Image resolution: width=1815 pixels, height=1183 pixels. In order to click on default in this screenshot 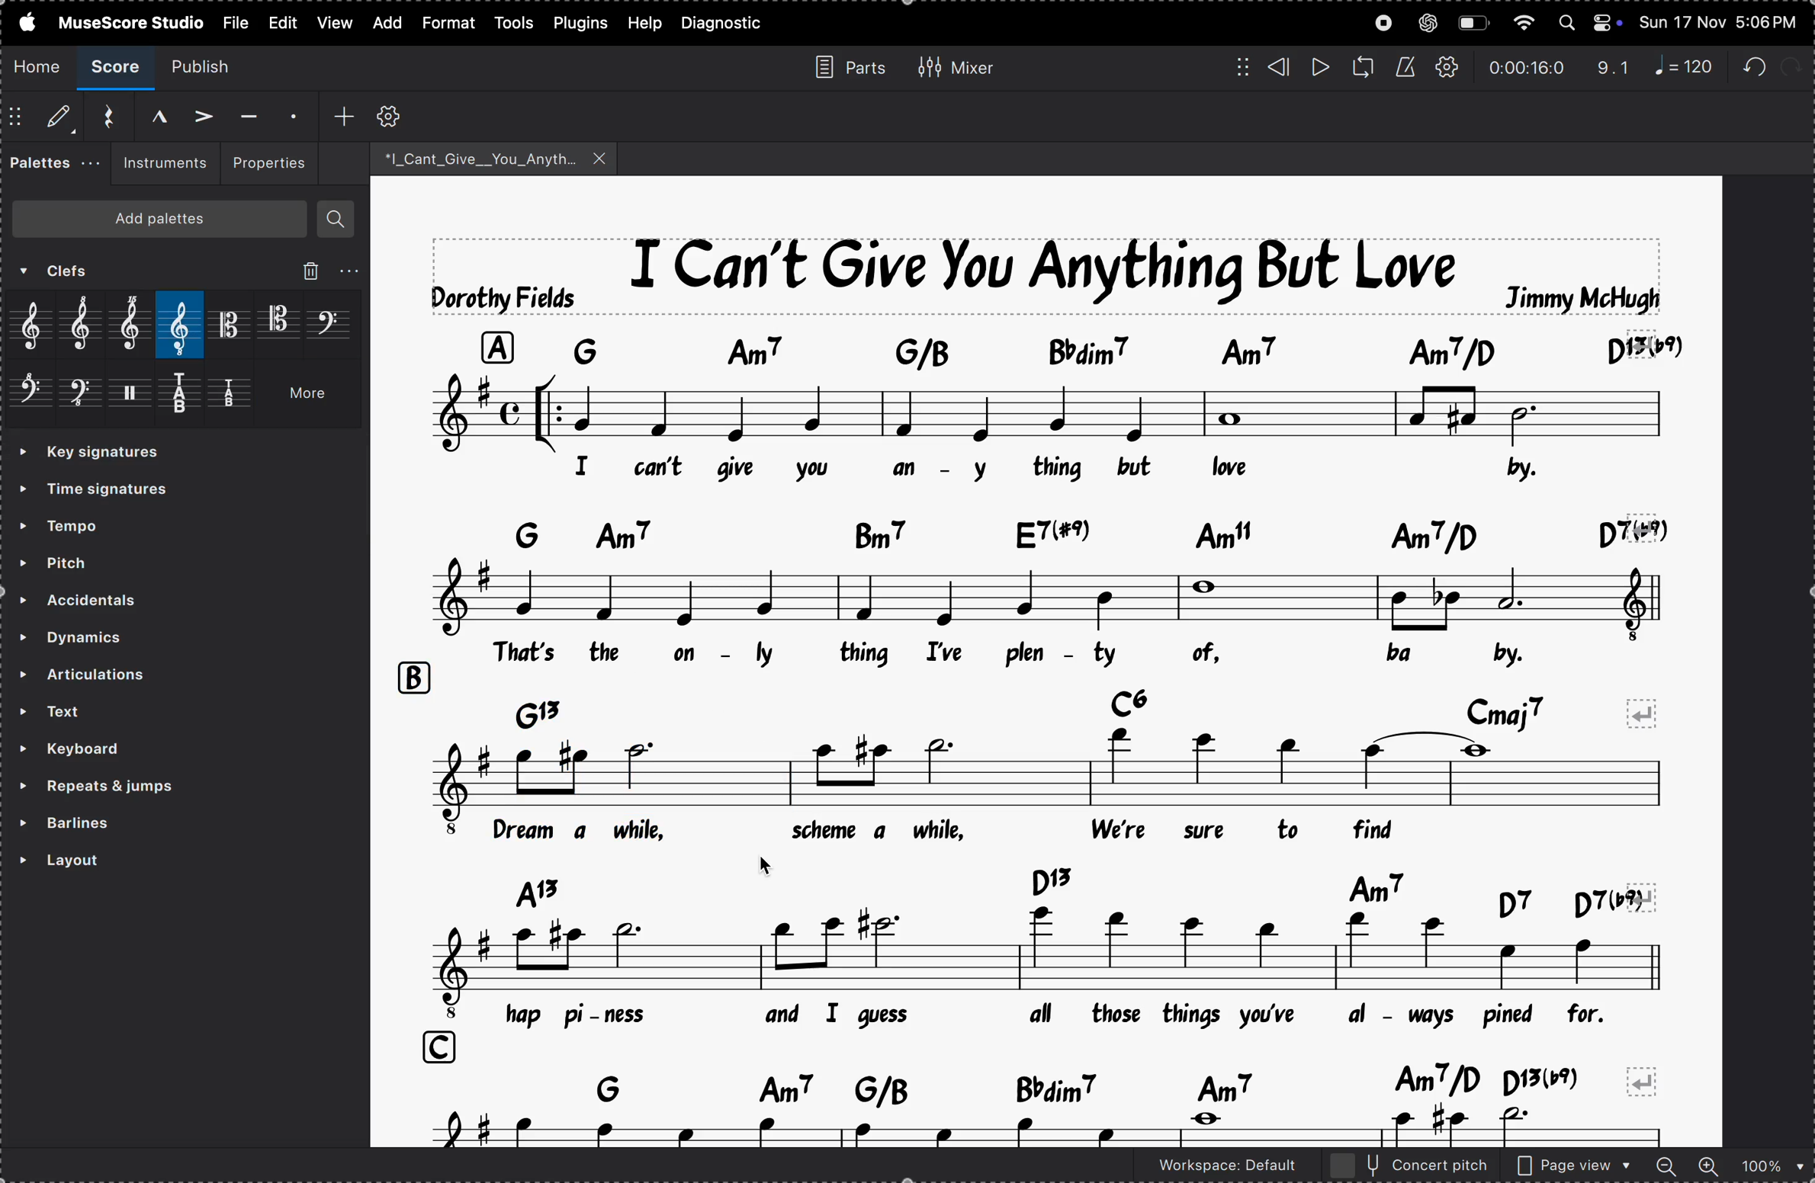, I will do `click(43, 119)`.